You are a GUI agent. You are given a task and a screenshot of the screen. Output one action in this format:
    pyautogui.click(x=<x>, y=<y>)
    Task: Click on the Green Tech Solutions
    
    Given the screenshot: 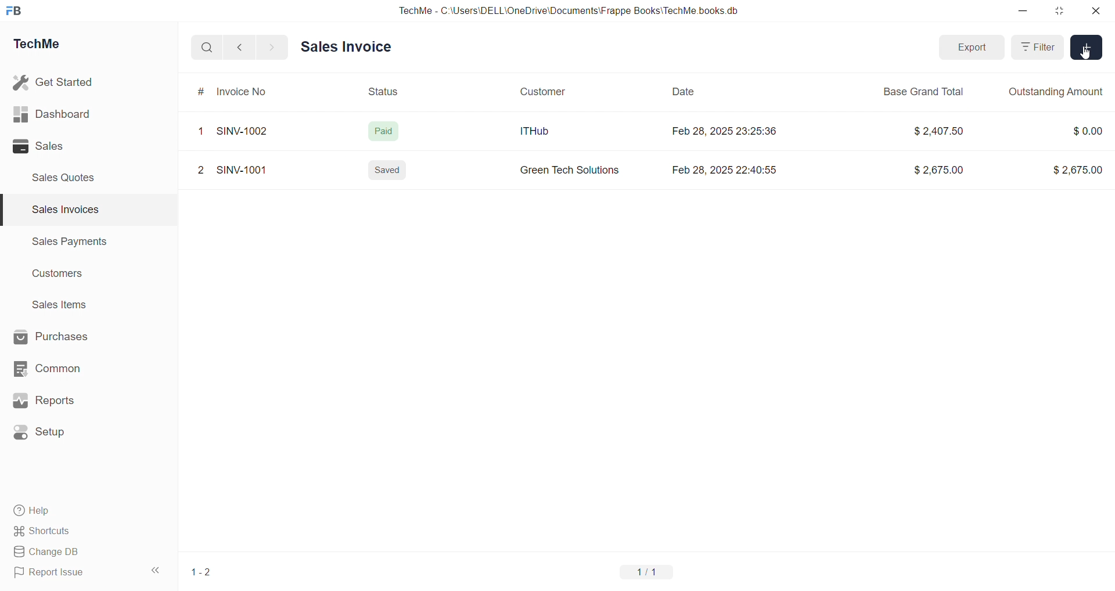 What is the action you would take?
    pyautogui.click(x=571, y=173)
    